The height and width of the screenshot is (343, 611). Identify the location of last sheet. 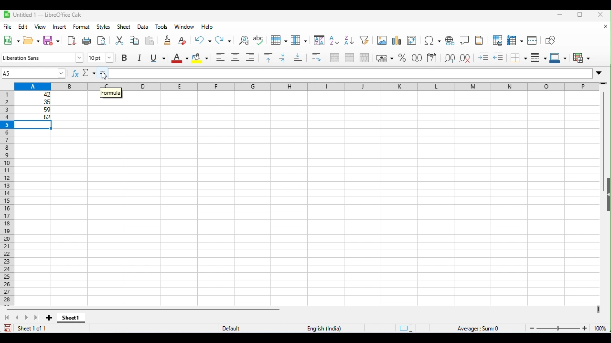
(37, 318).